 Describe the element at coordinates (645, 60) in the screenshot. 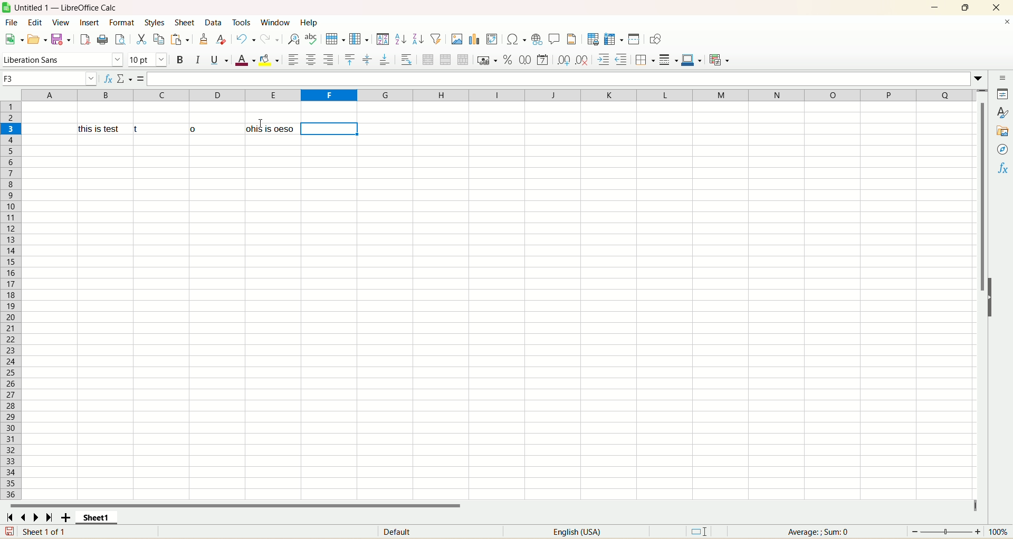

I see `border` at that location.